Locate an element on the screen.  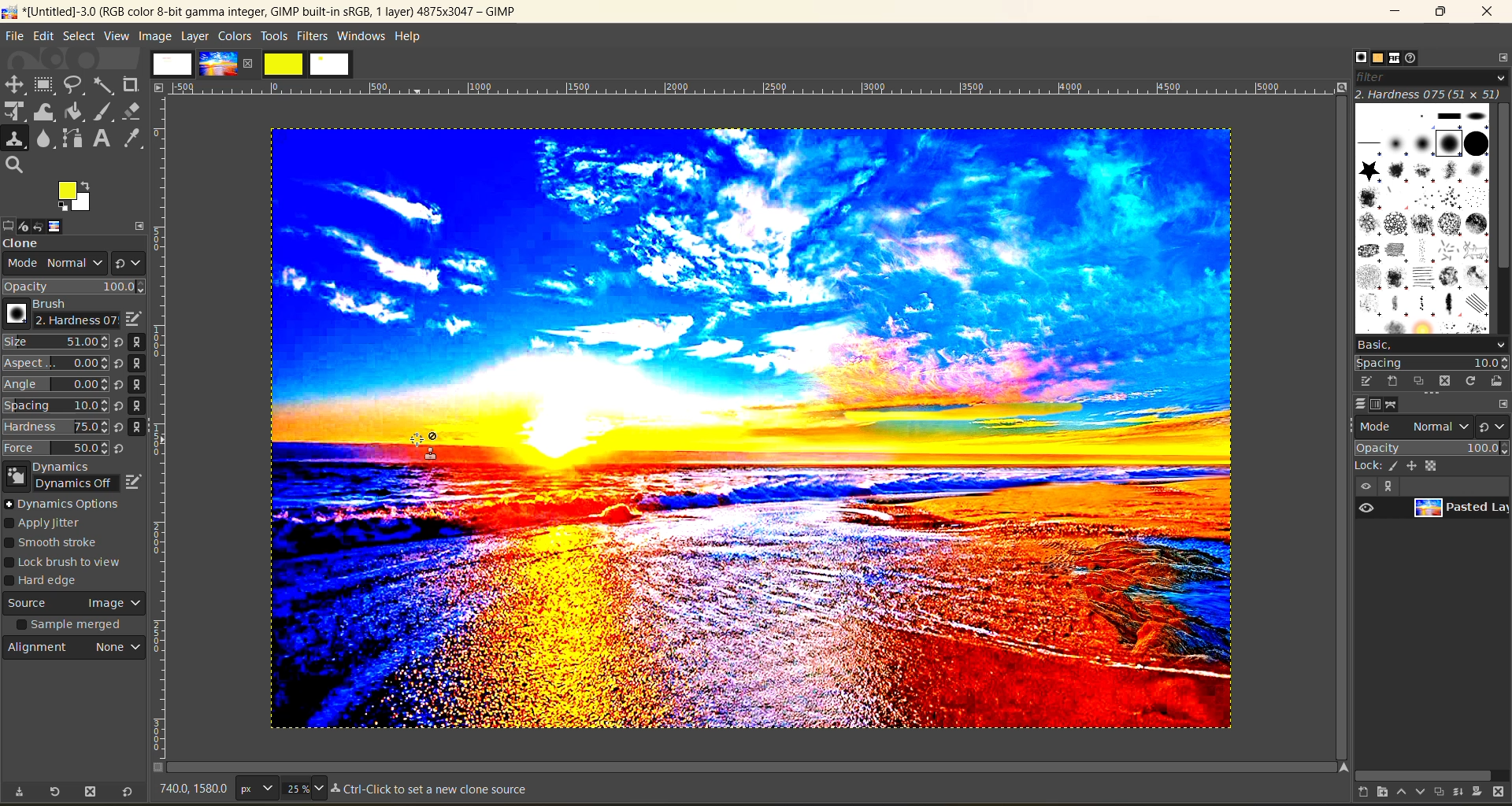
ruler is located at coordinates (165, 431).